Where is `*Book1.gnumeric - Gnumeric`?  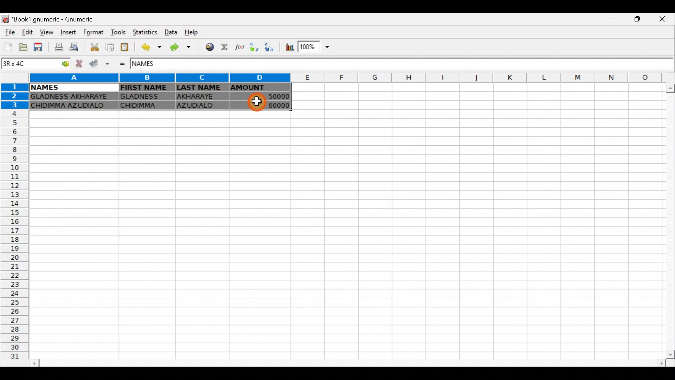 *Book1.gnumeric - Gnumeric is located at coordinates (57, 19).